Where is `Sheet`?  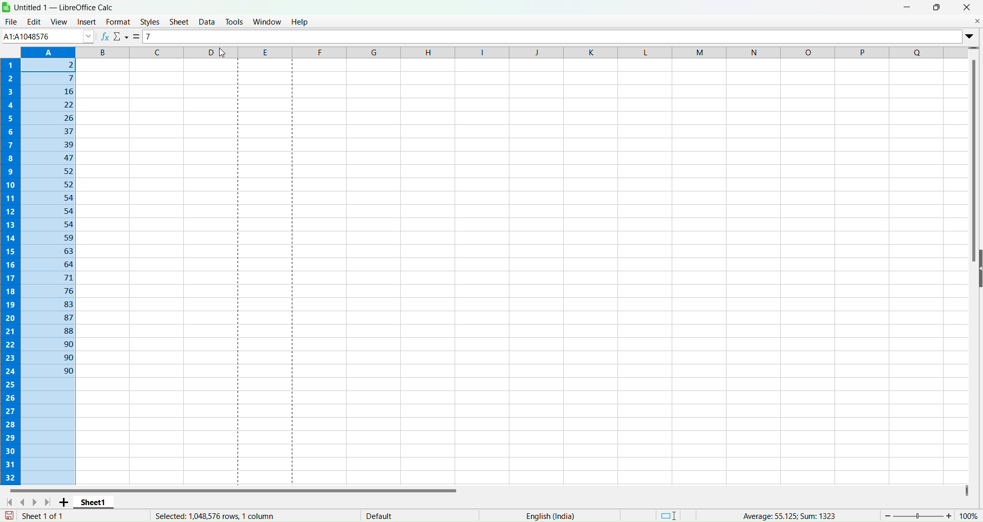
Sheet is located at coordinates (179, 21).